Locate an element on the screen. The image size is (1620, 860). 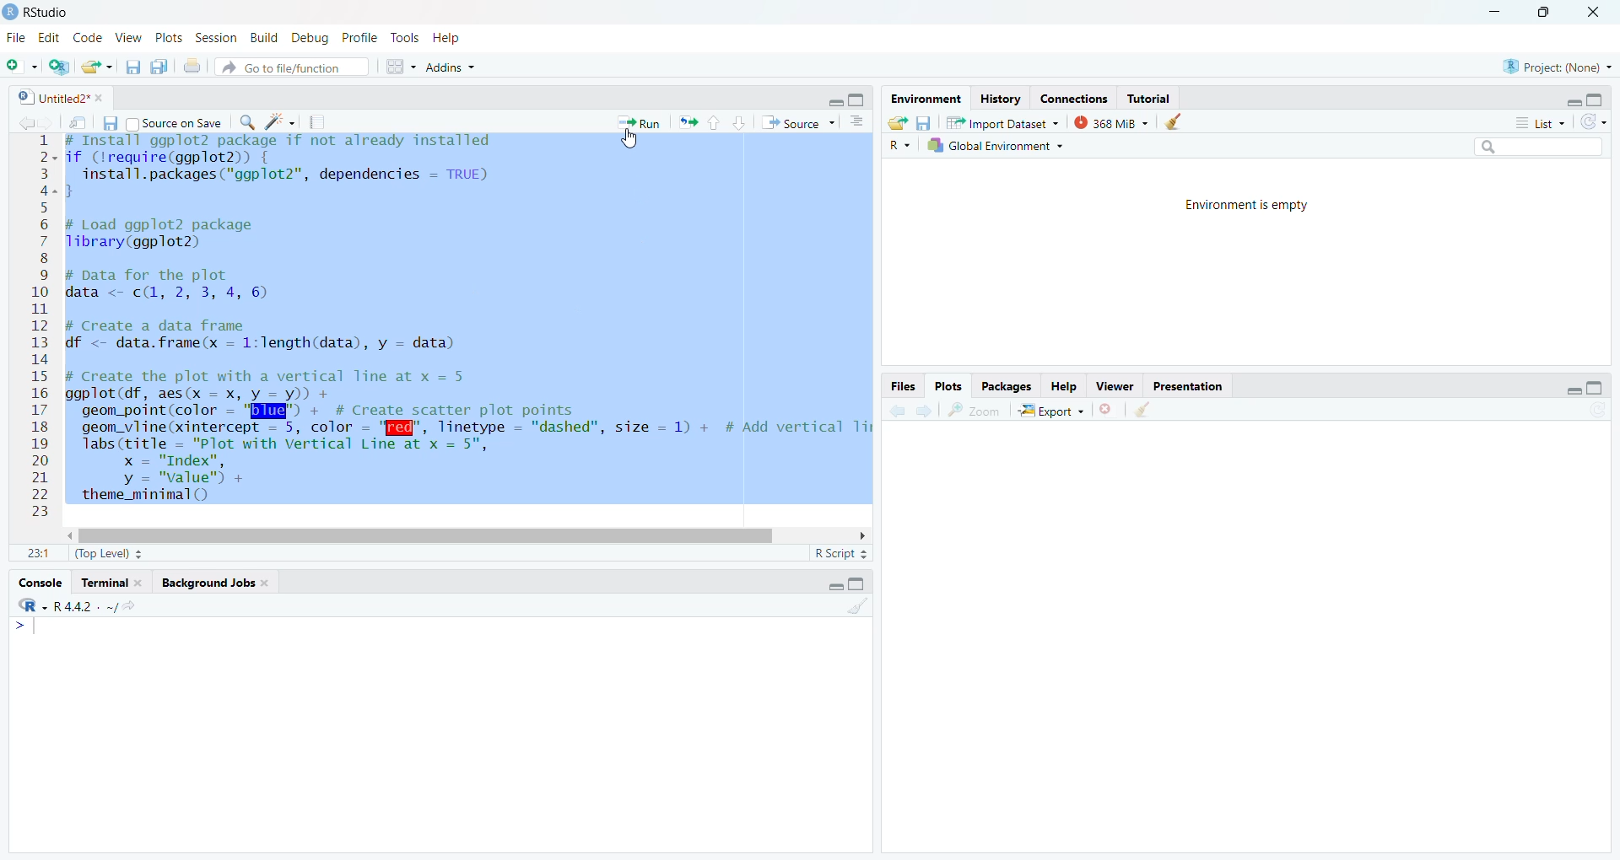
export is located at coordinates (100, 67).